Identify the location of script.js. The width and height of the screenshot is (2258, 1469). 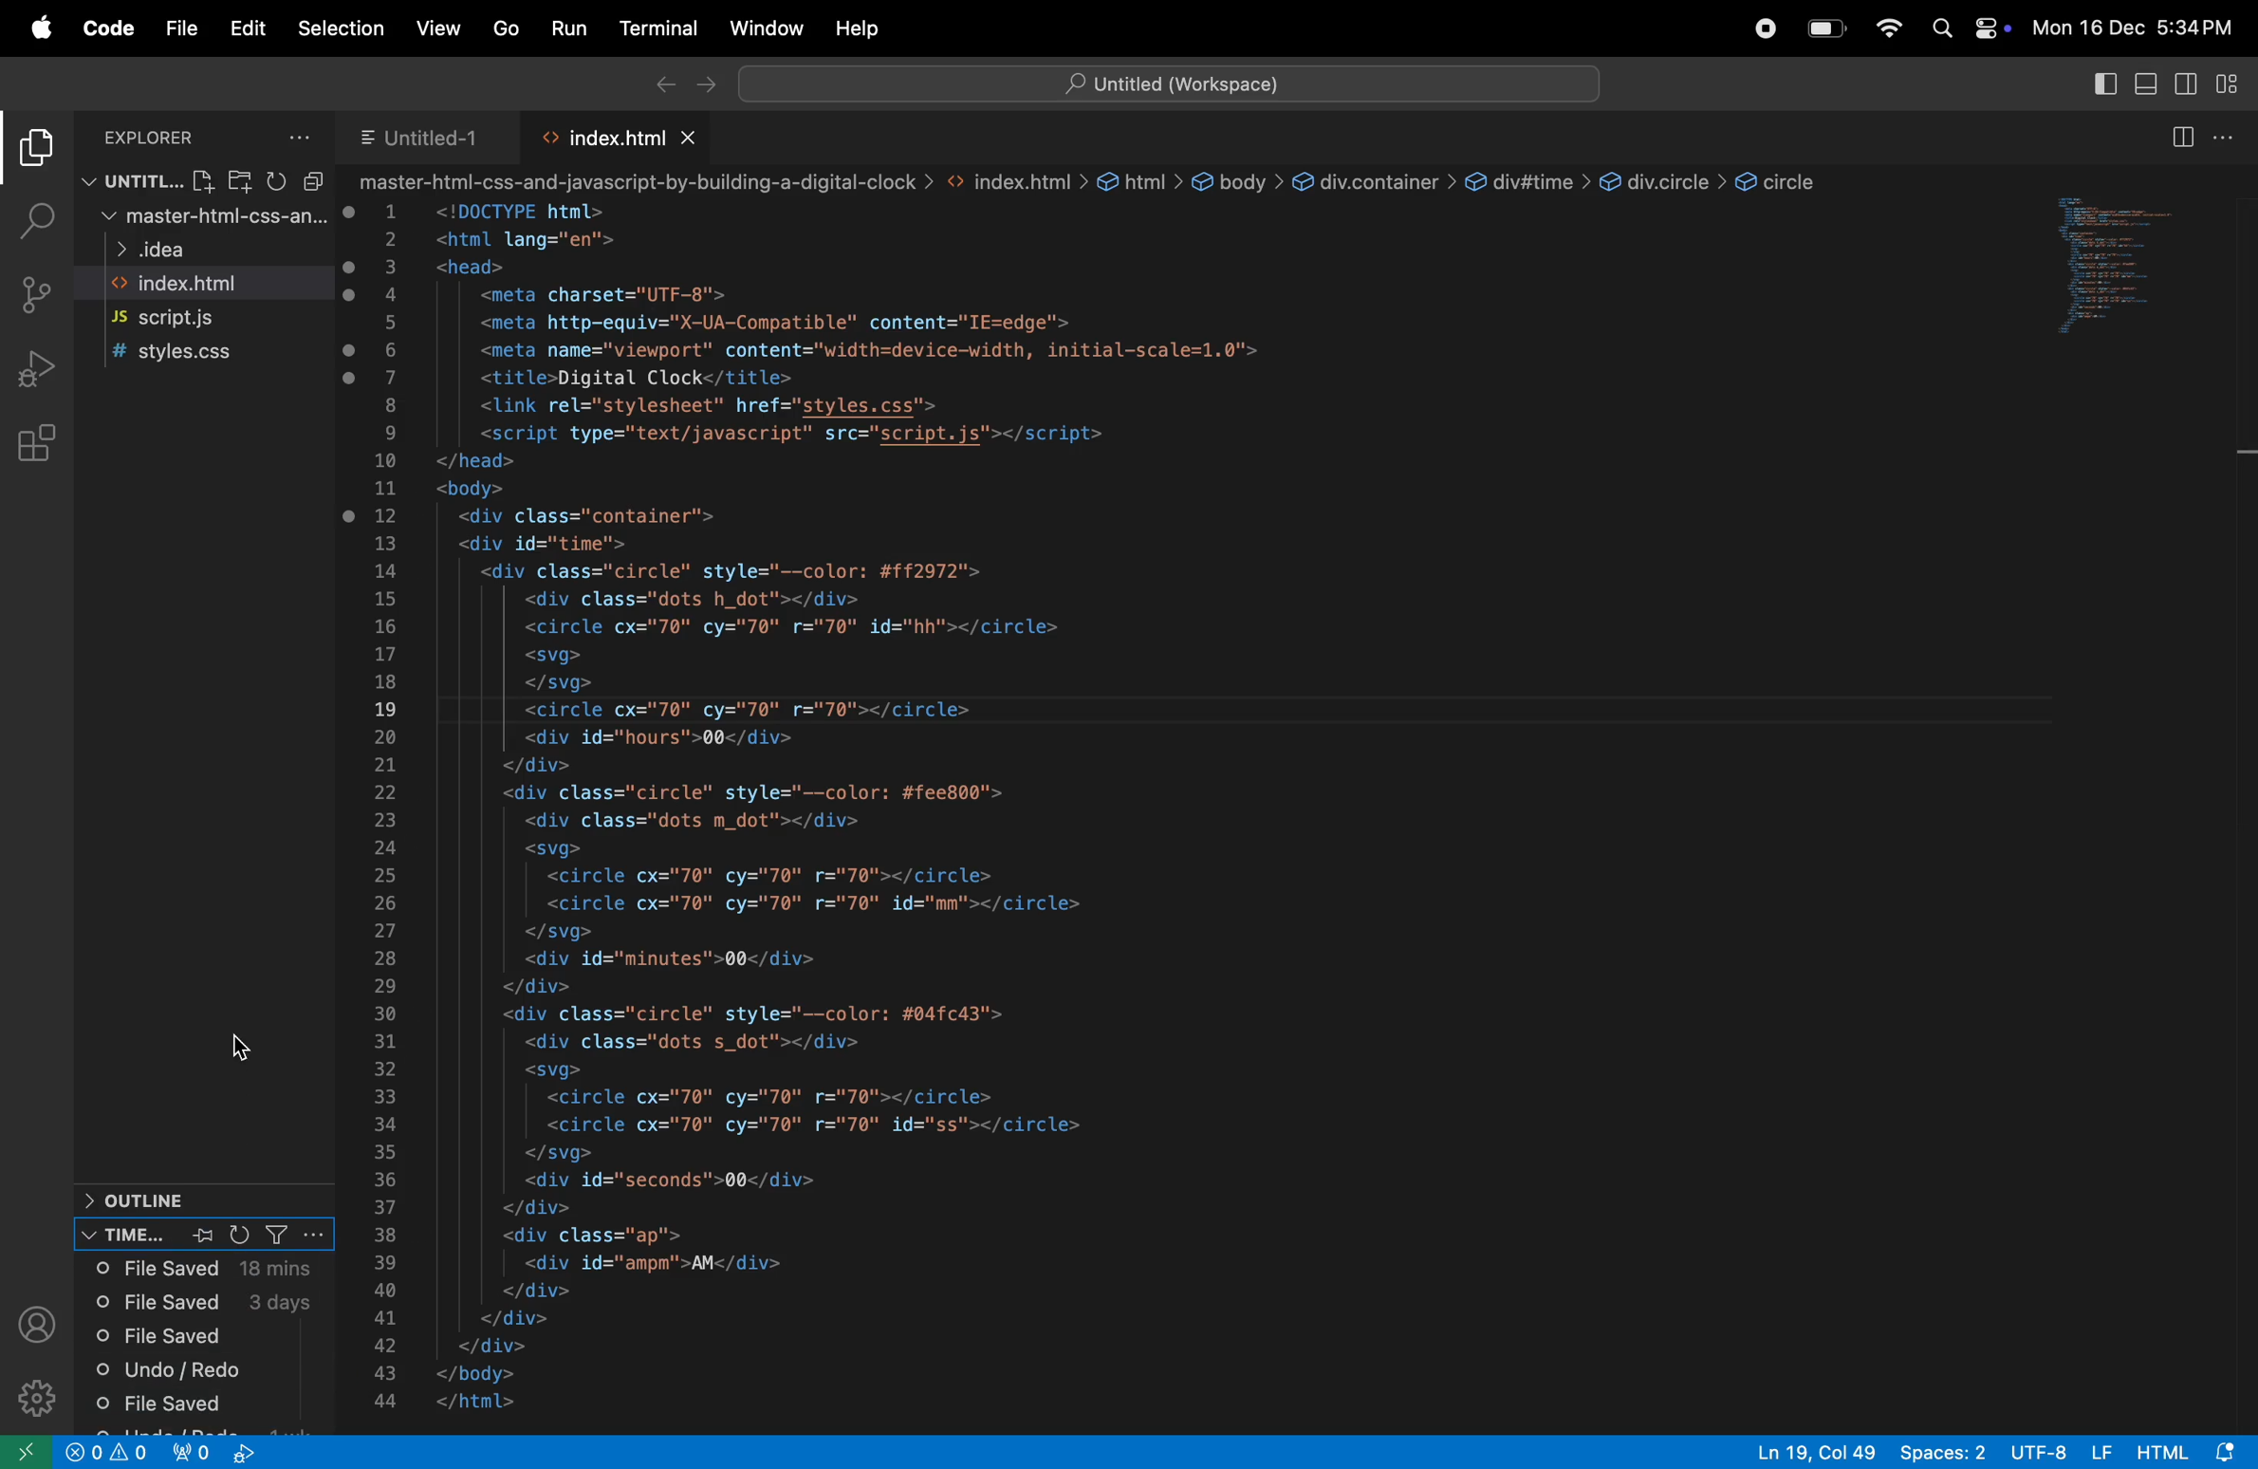
(176, 319).